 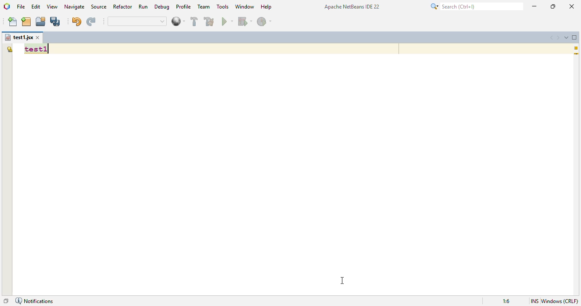 What do you see at coordinates (34, 301) in the screenshot?
I see `notifications` at bounding box center [34, 301].